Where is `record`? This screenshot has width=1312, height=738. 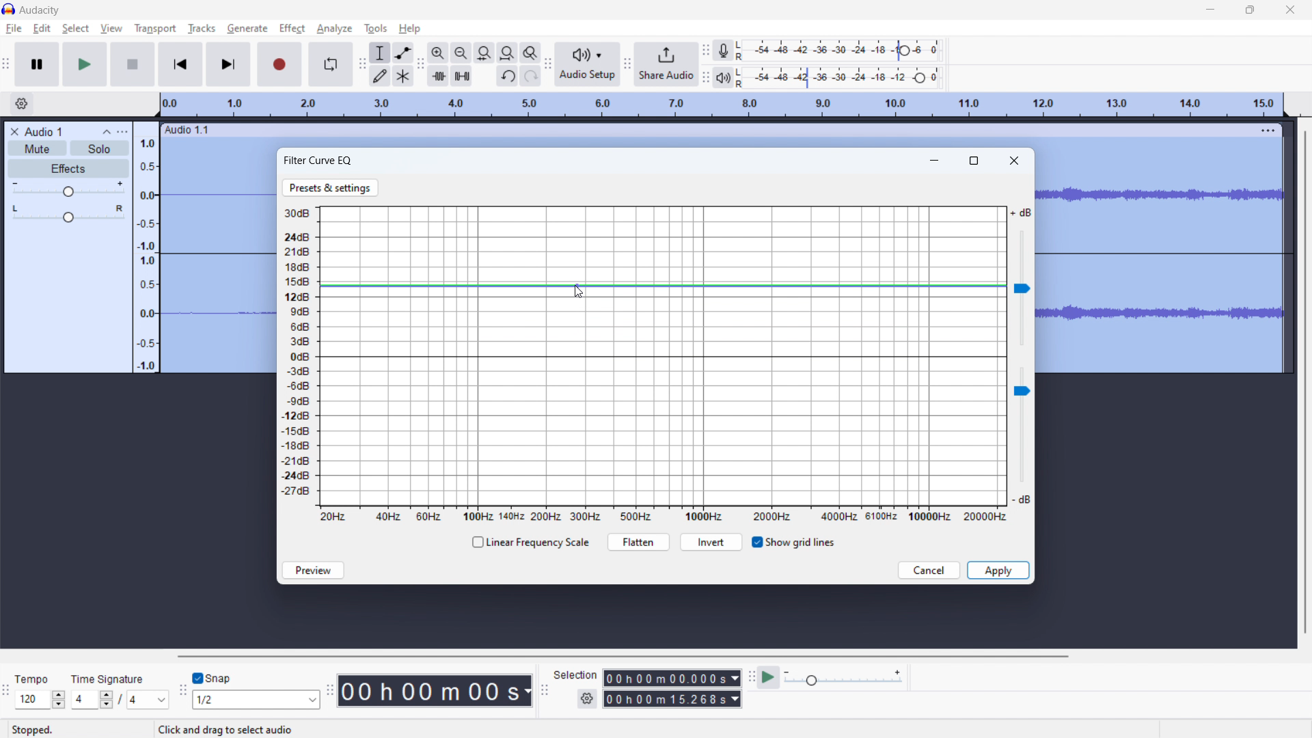
record is located at coordinates (280, 64).